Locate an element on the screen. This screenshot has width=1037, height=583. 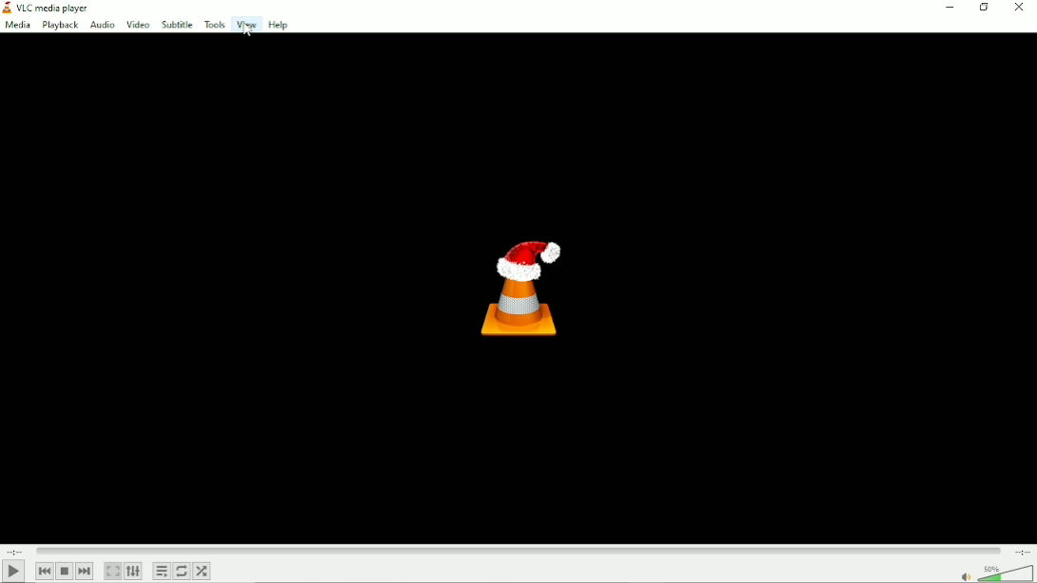
View is located at coordinates (246, 25).